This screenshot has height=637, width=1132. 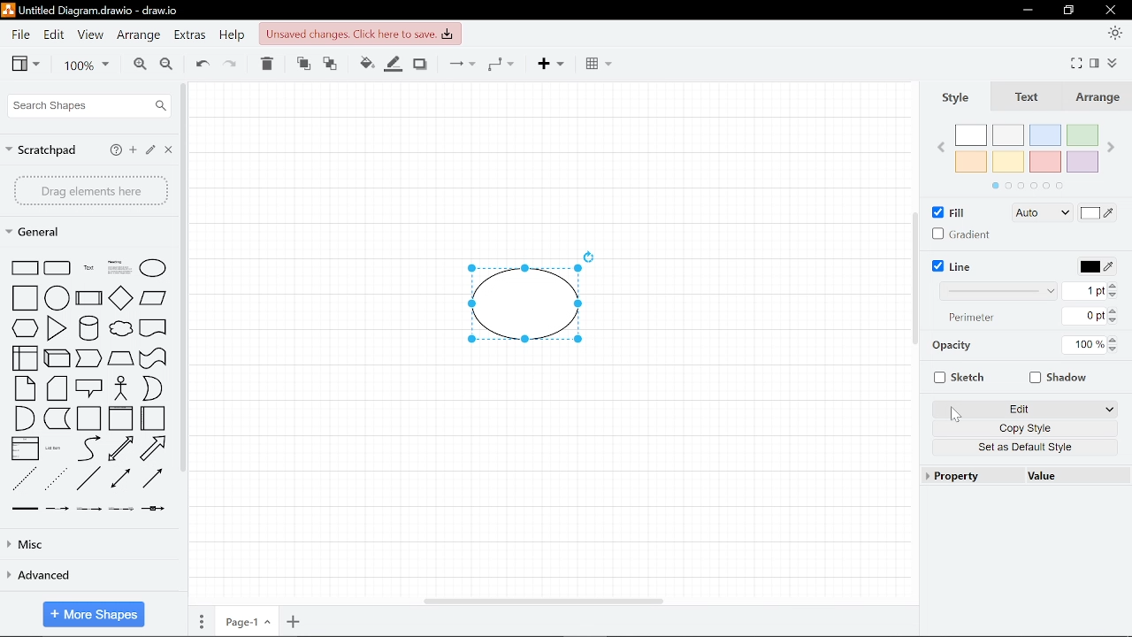 What do you see at coordinates (116, 150) in the screenshot?
I see `help` at bounding box center [116, 150].